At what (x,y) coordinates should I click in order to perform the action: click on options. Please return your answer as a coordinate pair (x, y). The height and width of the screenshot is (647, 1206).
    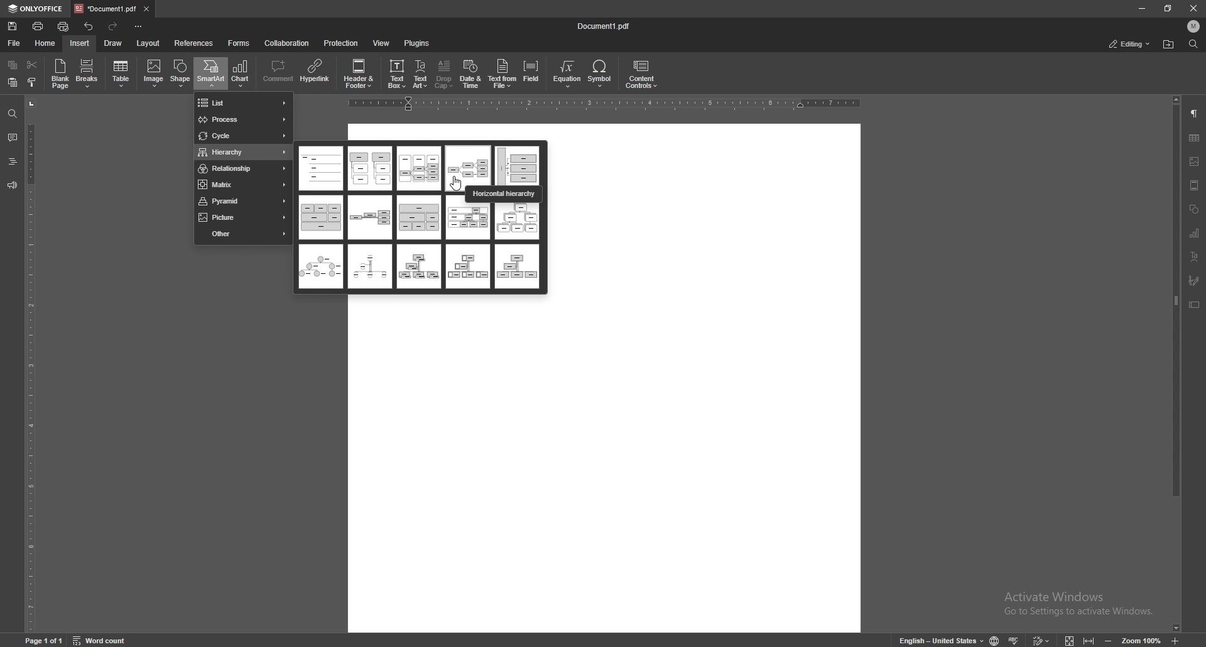
    Looking at the image, I should click on (140, 26).